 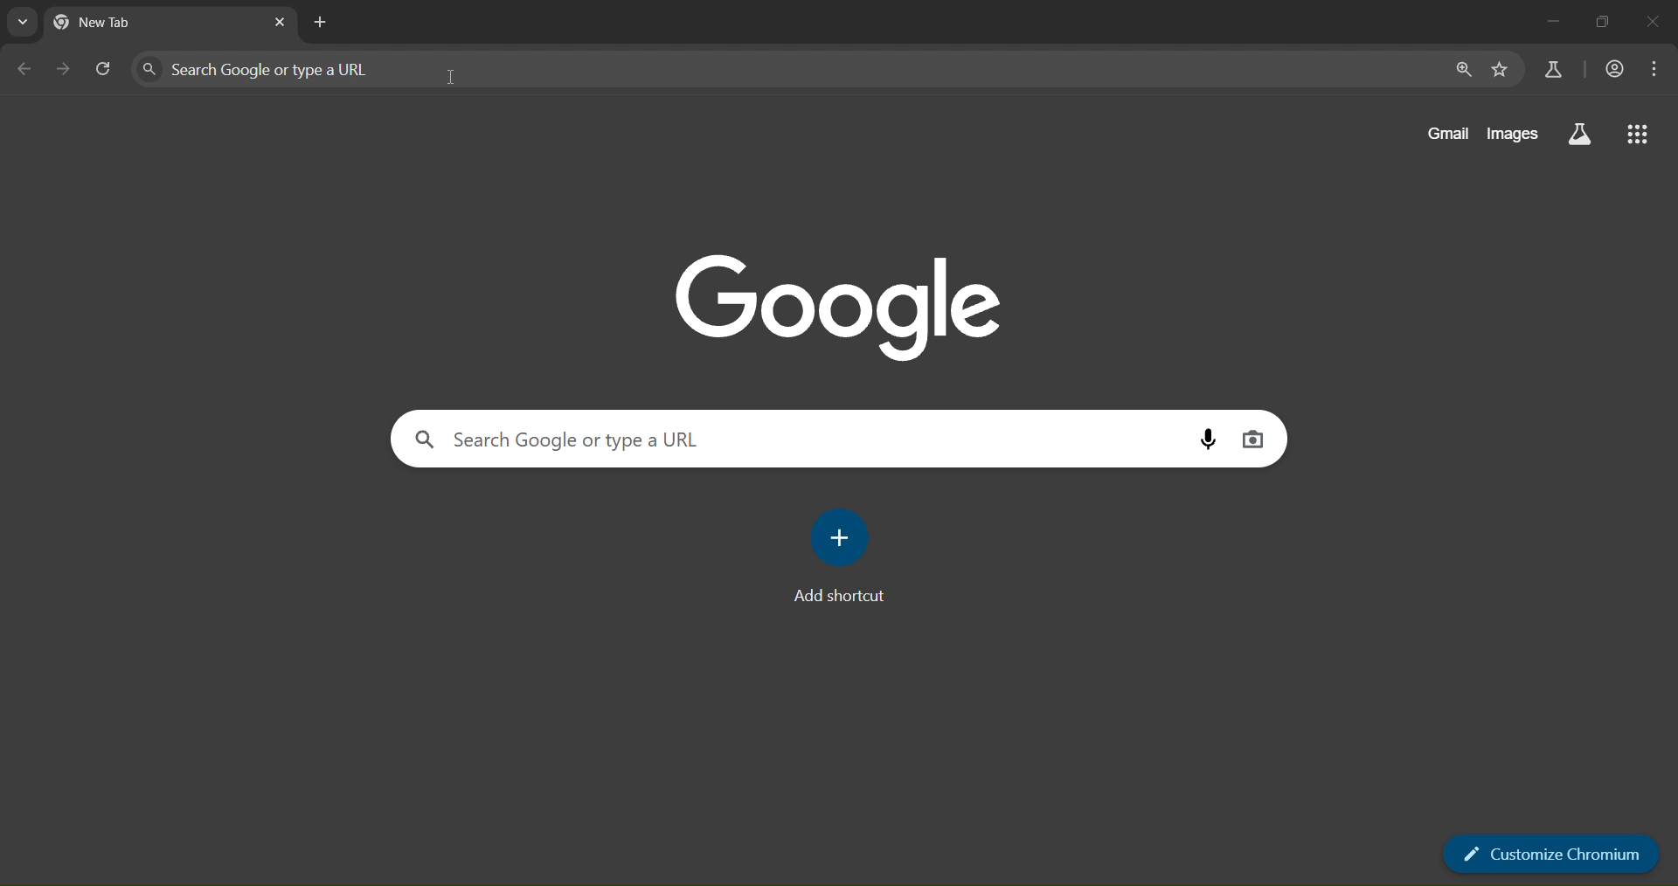 What do you see at coordinates (1255, 440) in the screenshot?
I see `image search` at bounding box center [1255, 440].